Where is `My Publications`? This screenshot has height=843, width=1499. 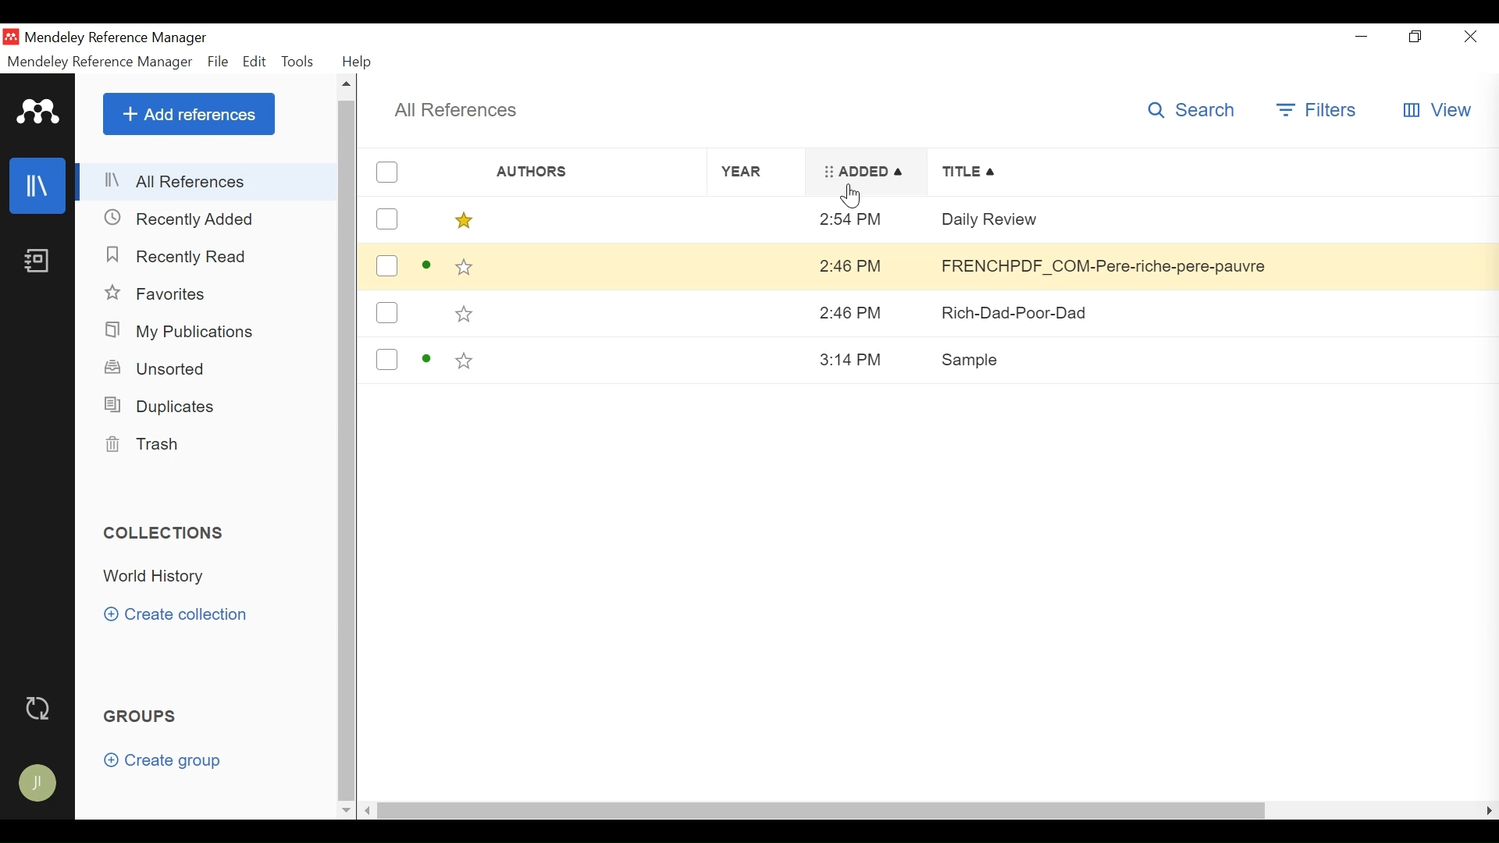
My Publications is located at coordinates (184, 331).